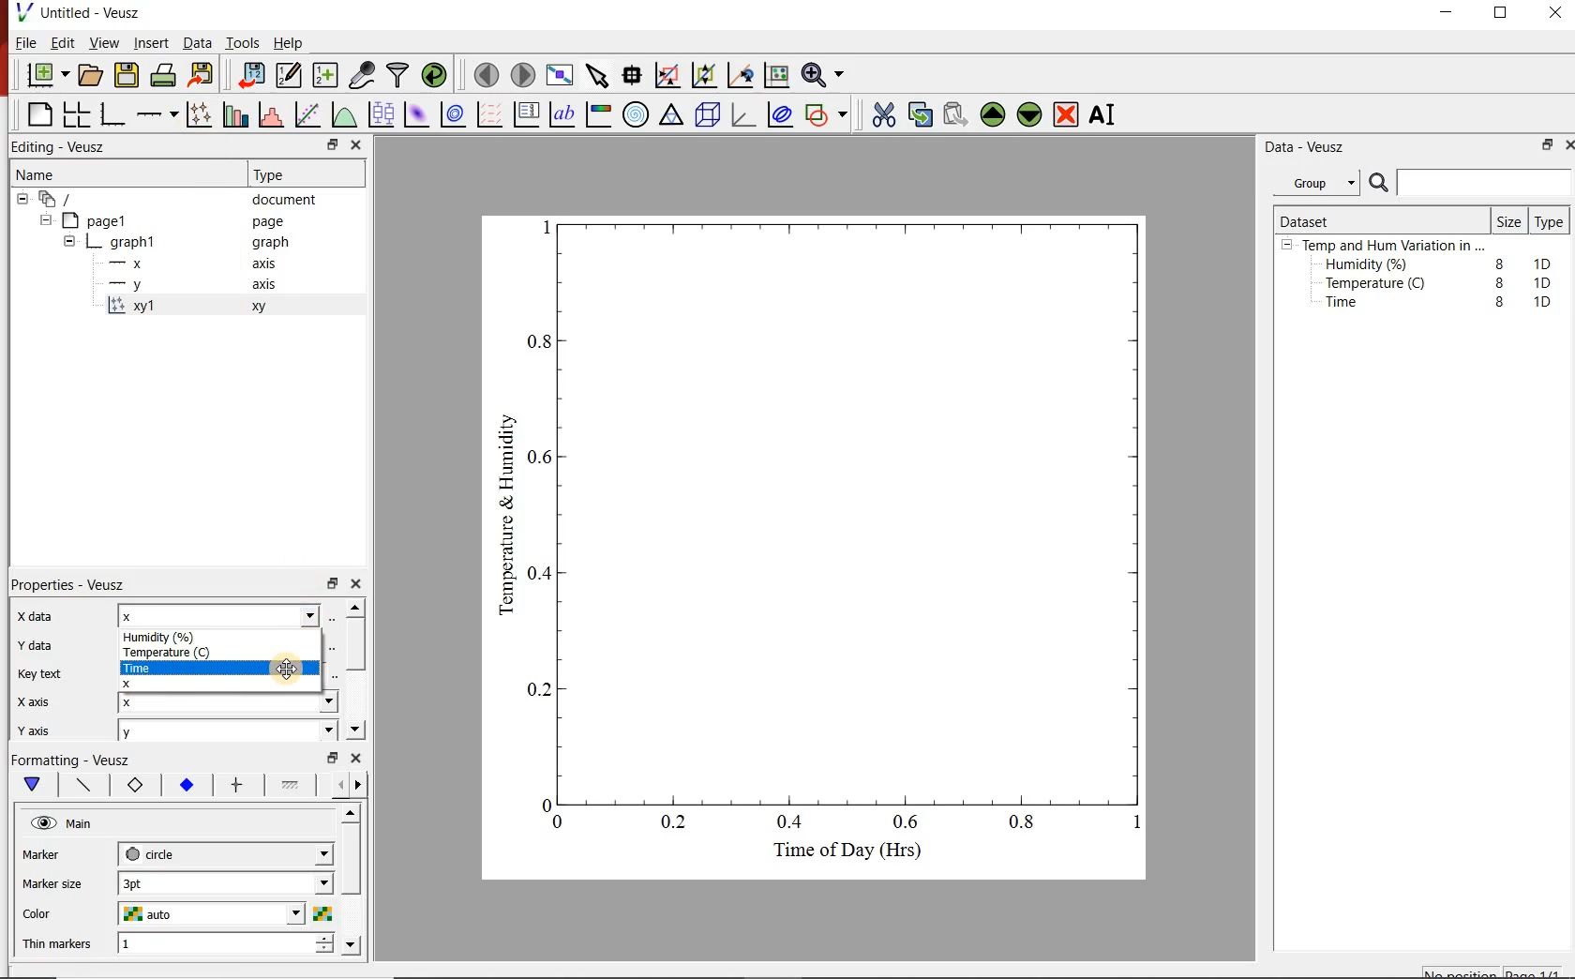 Image resolution: width=1575 pixels, height=979 pixels. Describe the element at coordinates (907, 821) in the screenshot. I see `0.6` at that location.